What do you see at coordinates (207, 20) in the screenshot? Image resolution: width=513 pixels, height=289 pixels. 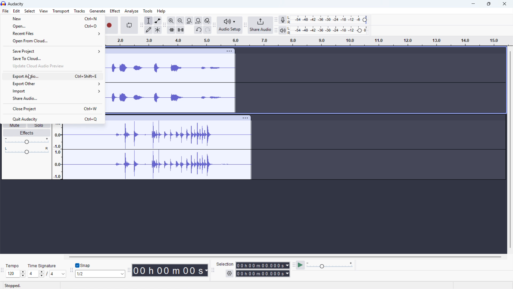 I see `Toggle zoom ` at bounding box center [207, 20].